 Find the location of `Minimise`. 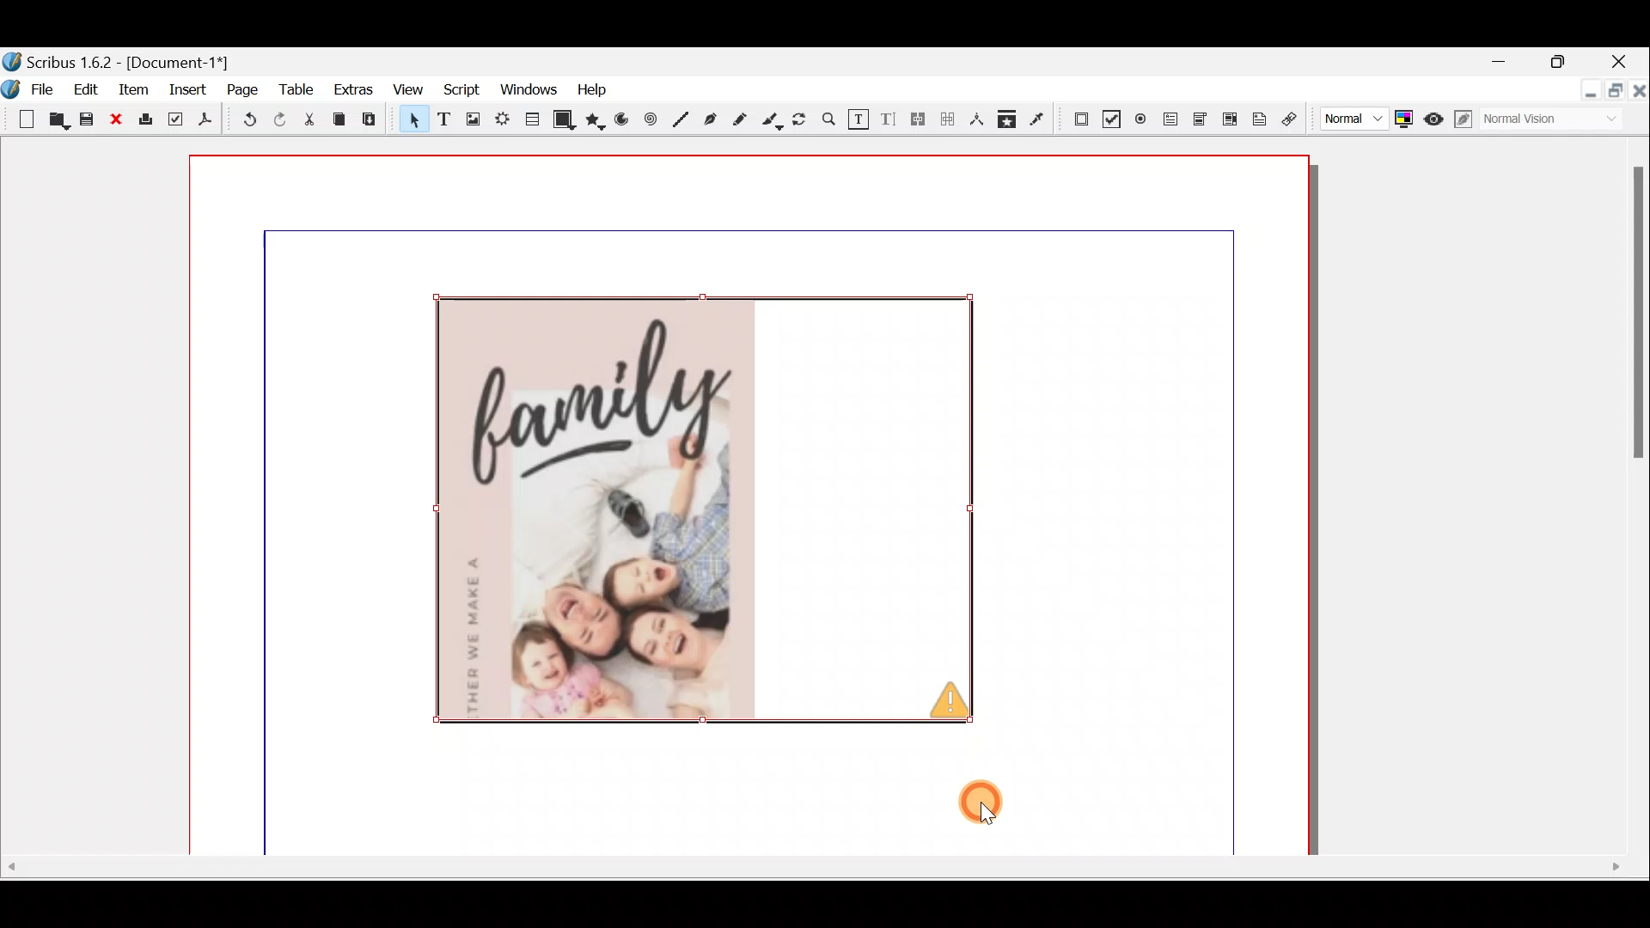

Minimise is located at coordinates (1589, 92).